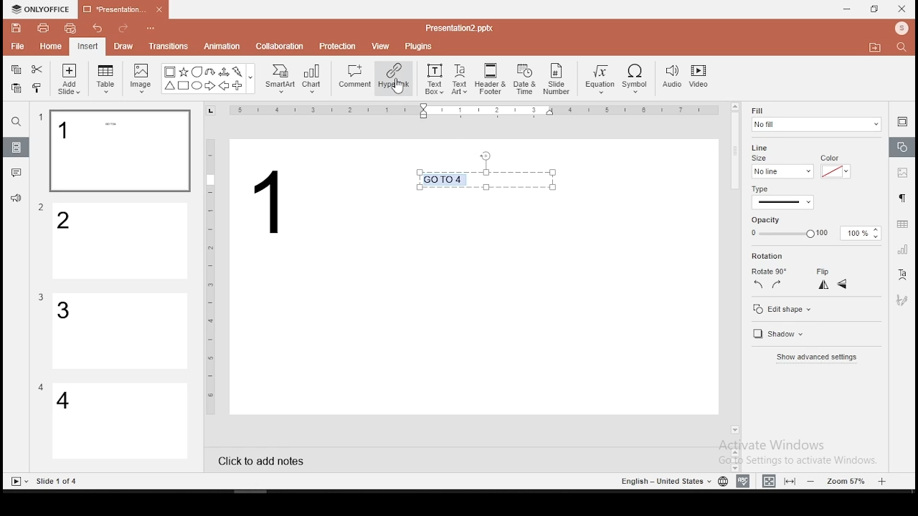 Image resolution: width=918 pixels, height=516 pixels. Describe the element at coordinates (393, 77) in the screenshot. I see `hyperlink` at that location.